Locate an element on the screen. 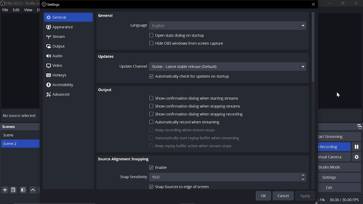 The height and width of the screenshot is (204, 363). show confirmation dialog when stopping recording is located at coordinates (198, 114).